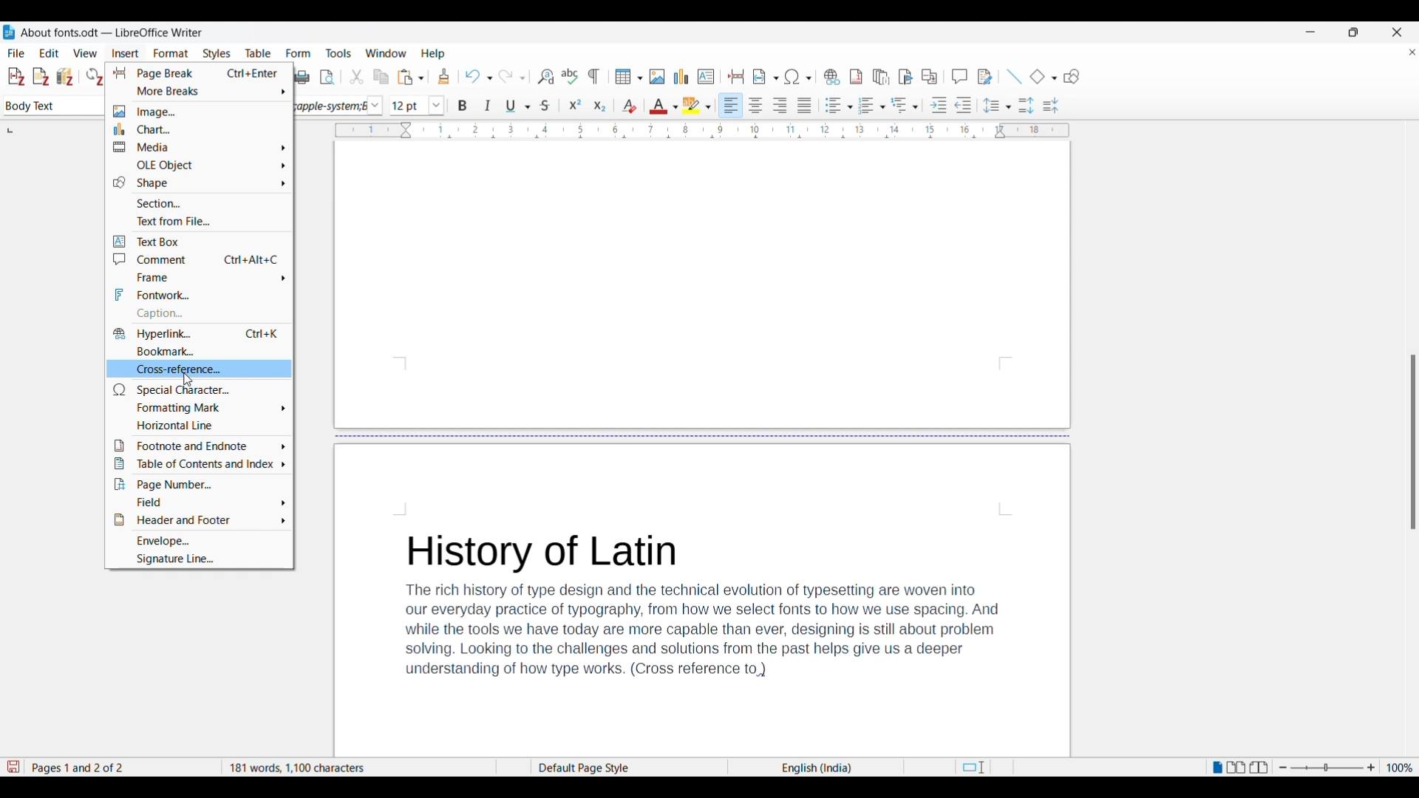 The height and width of the screenshot is (798, 1419). I want to click on English(India), so click(804, 768).